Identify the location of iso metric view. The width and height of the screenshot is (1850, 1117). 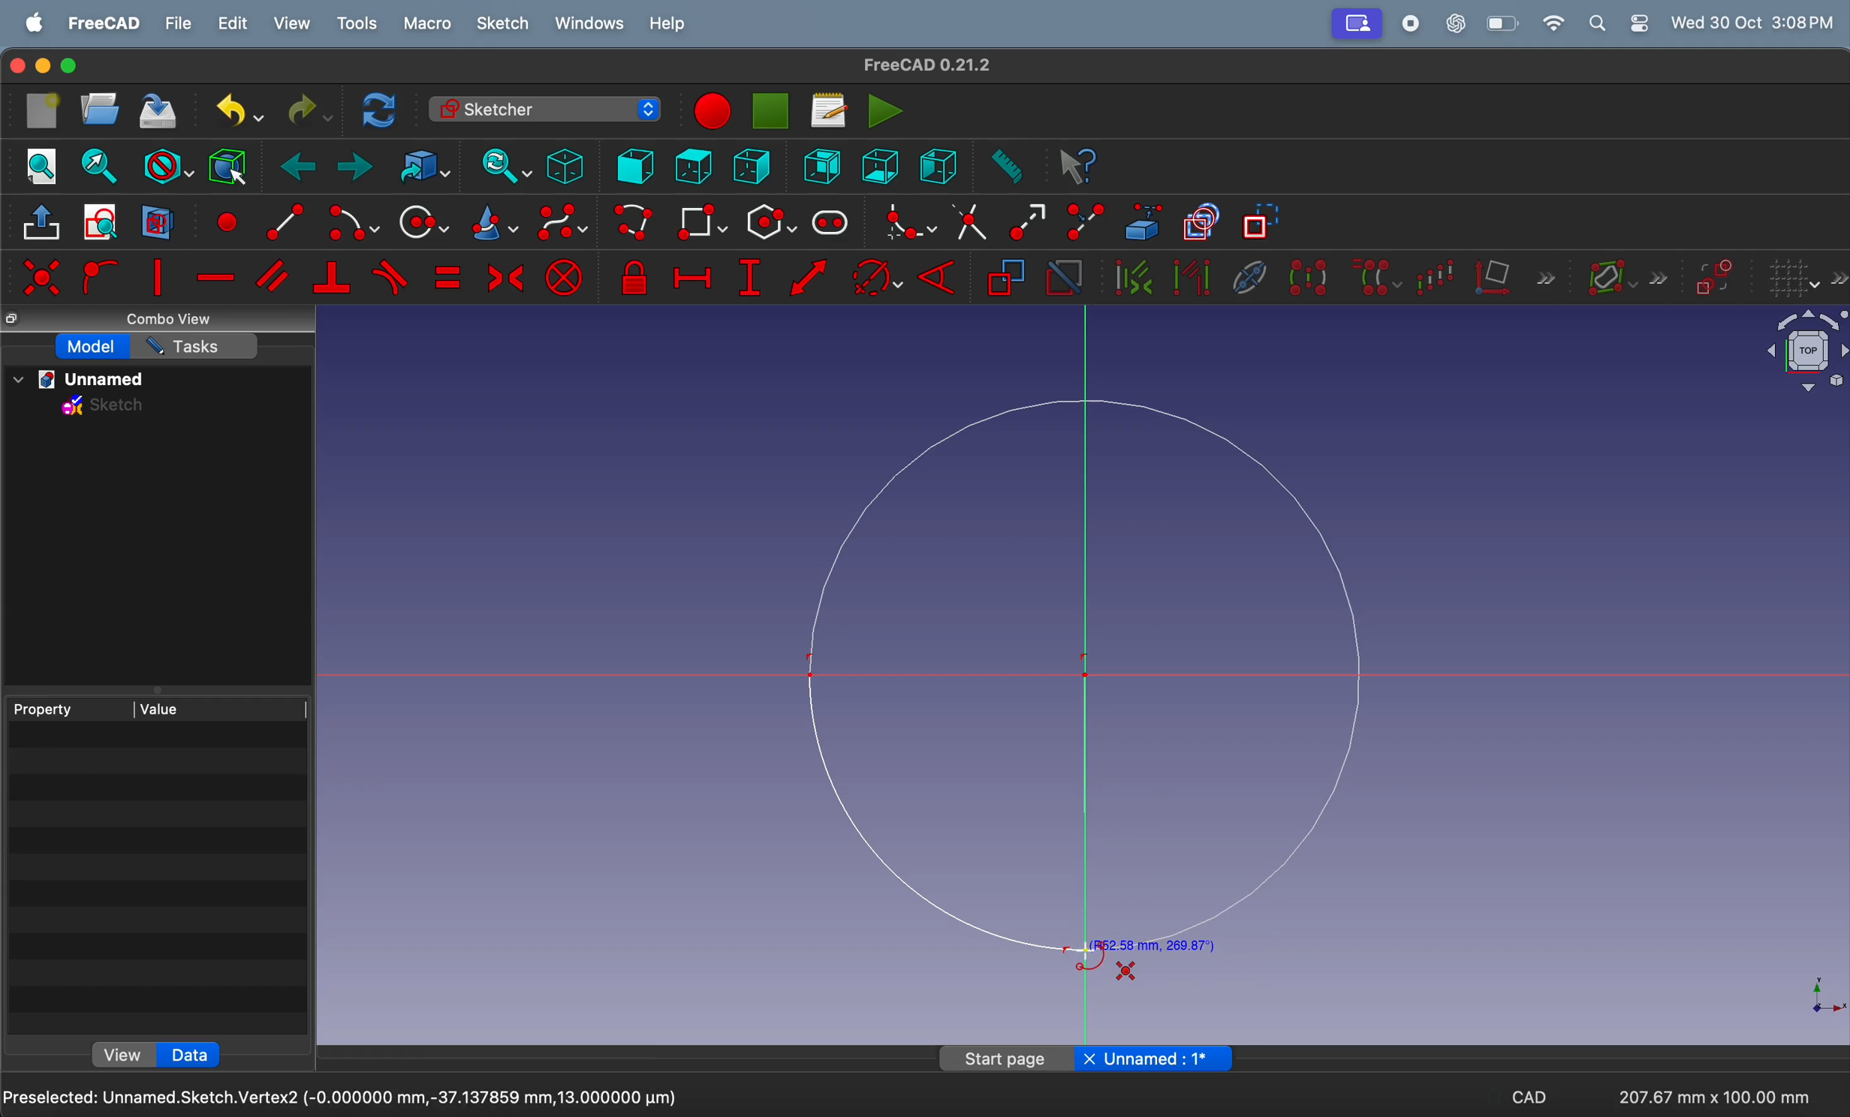
(565, 166).